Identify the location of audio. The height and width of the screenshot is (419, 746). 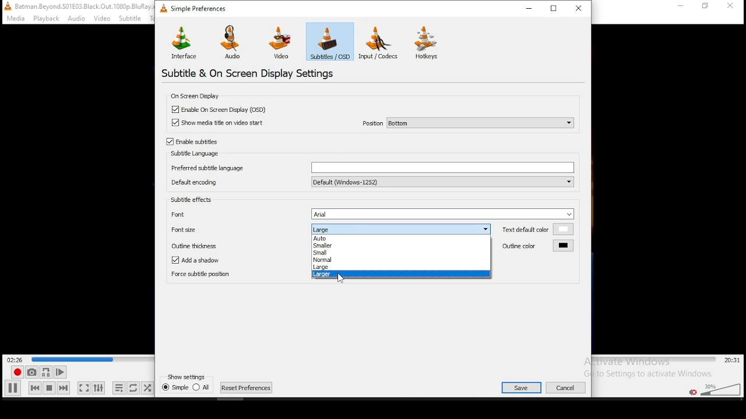
(234, 43).